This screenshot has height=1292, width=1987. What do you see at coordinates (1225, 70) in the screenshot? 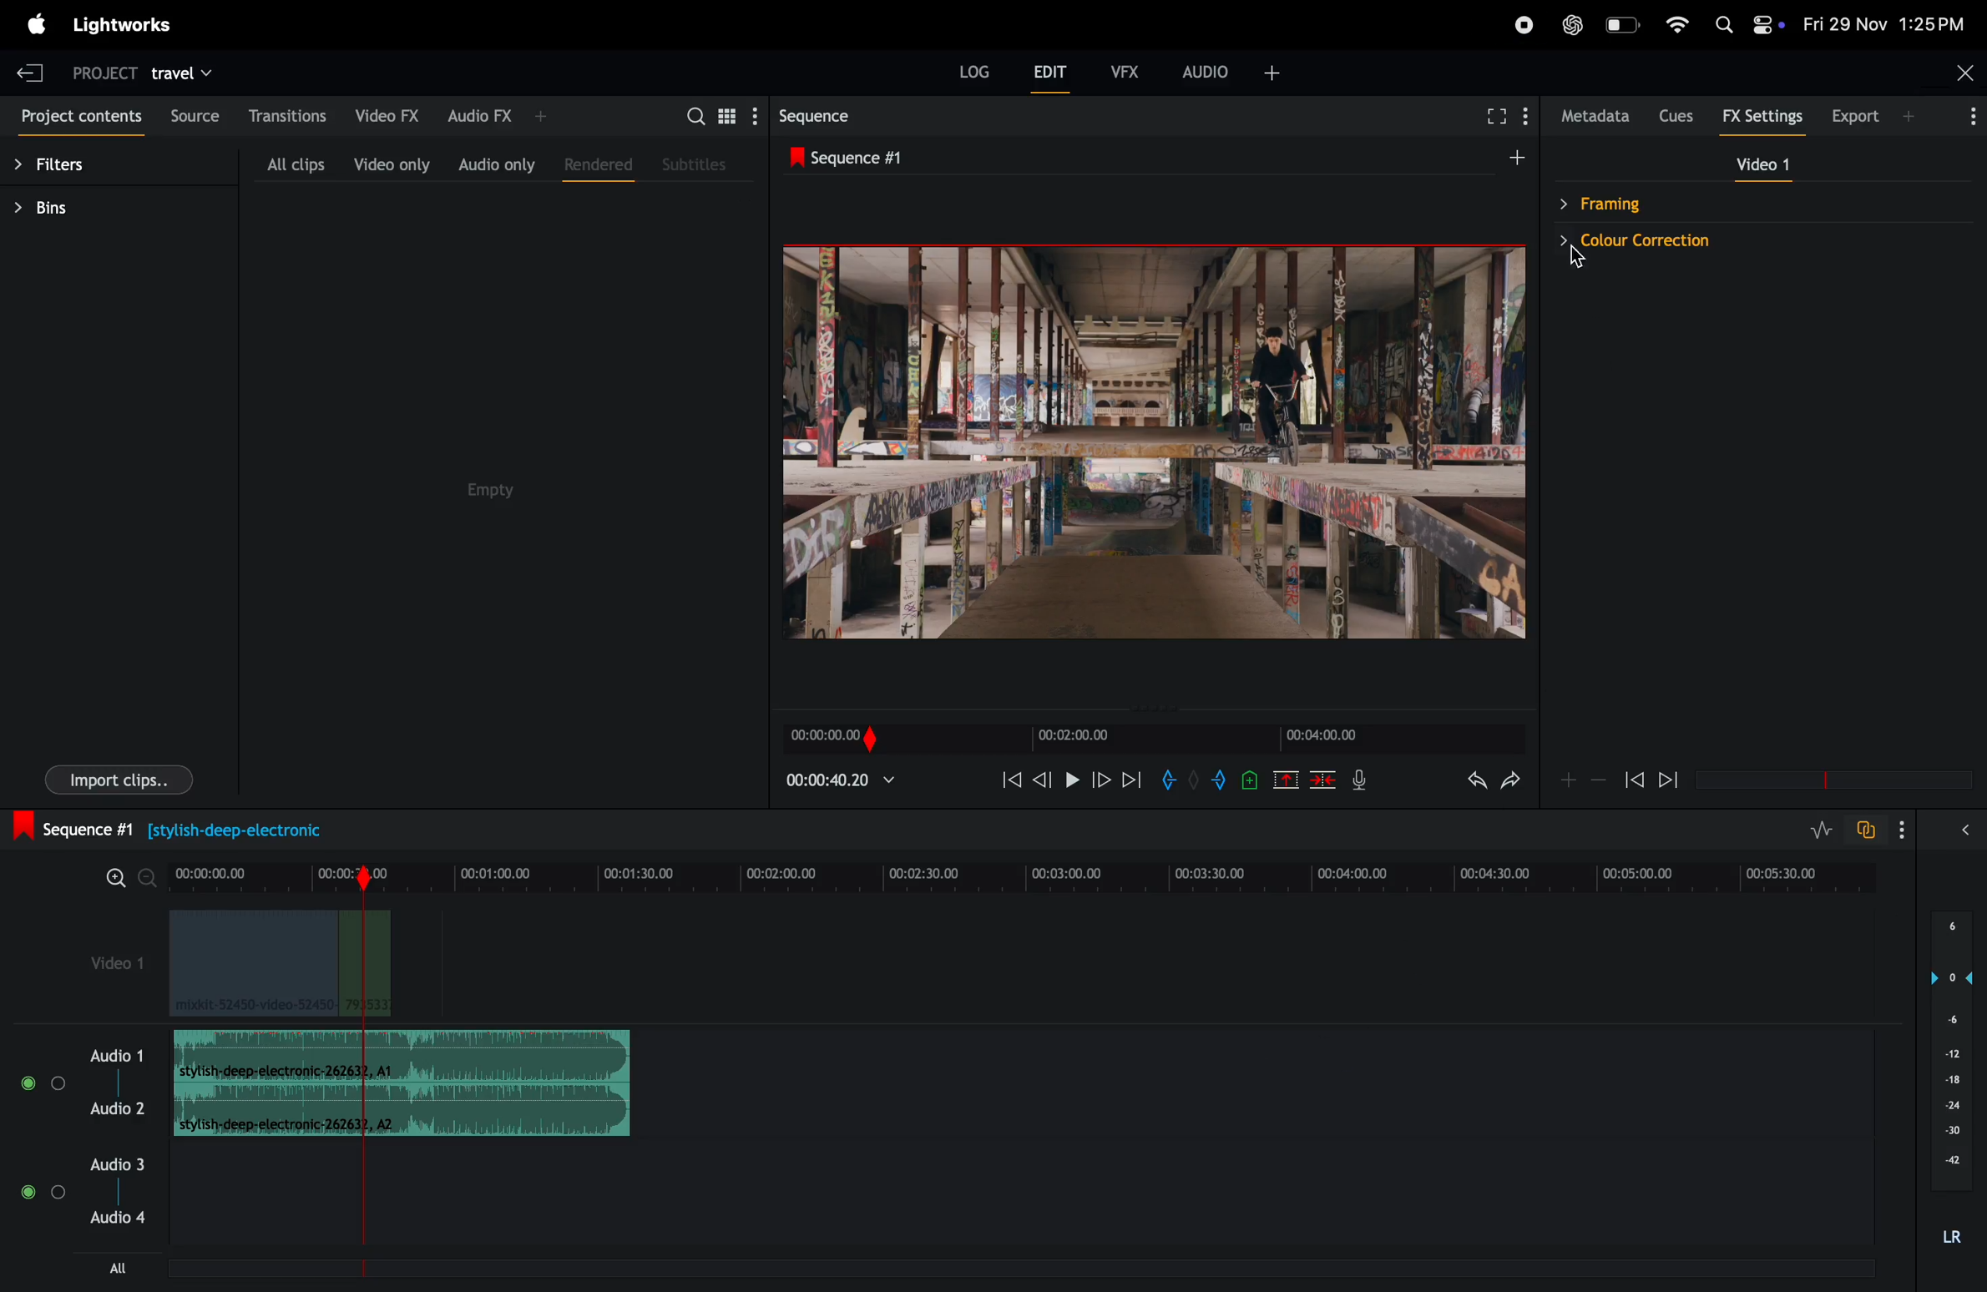
I see `` at bounding box center [1225, 70].